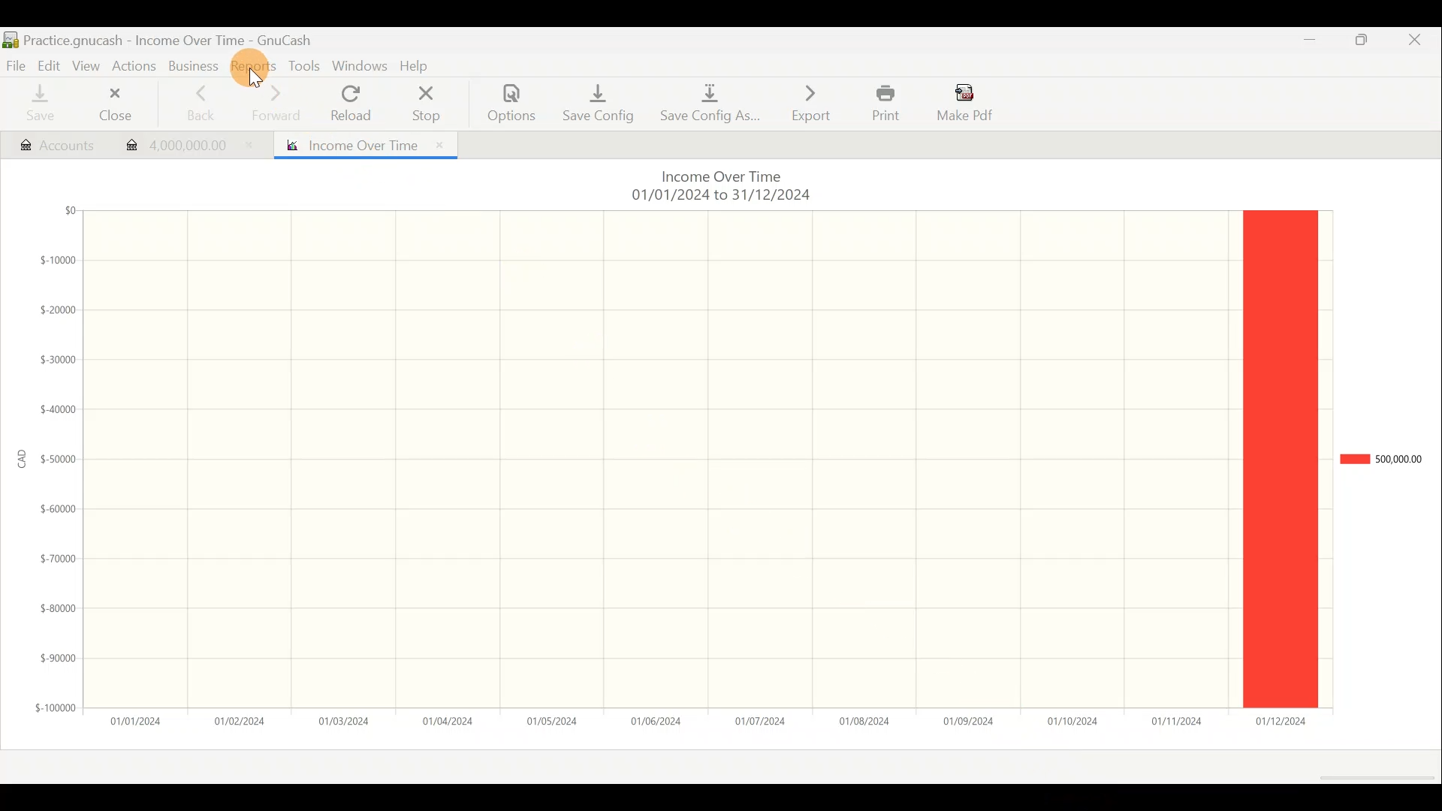 Image resolution: width=1442 pixels, height=811 pixels. I want to click on File, so click(17, 65).